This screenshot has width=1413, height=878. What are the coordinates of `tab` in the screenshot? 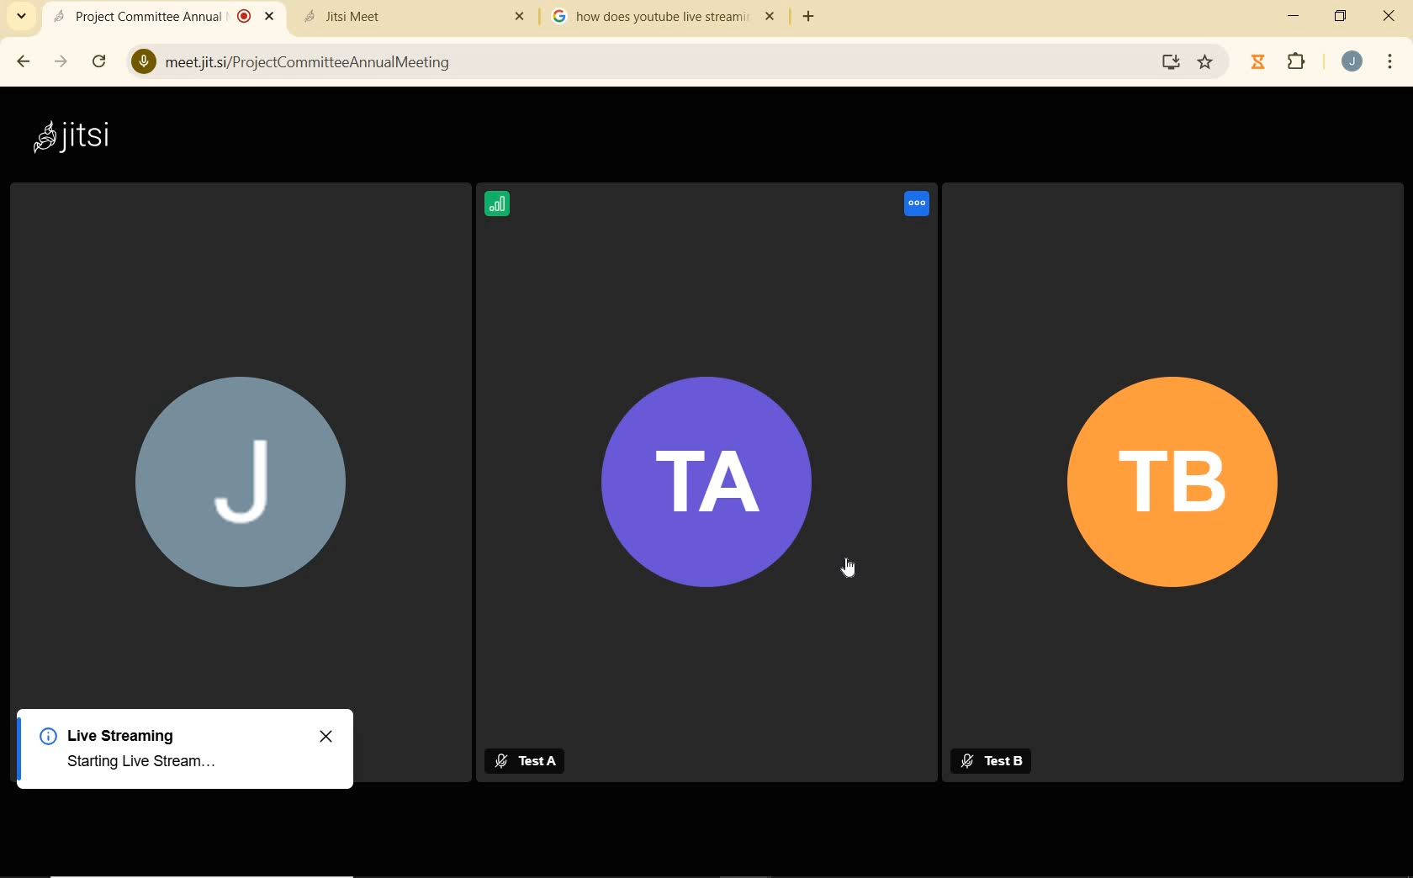 It's located at (393, 16).